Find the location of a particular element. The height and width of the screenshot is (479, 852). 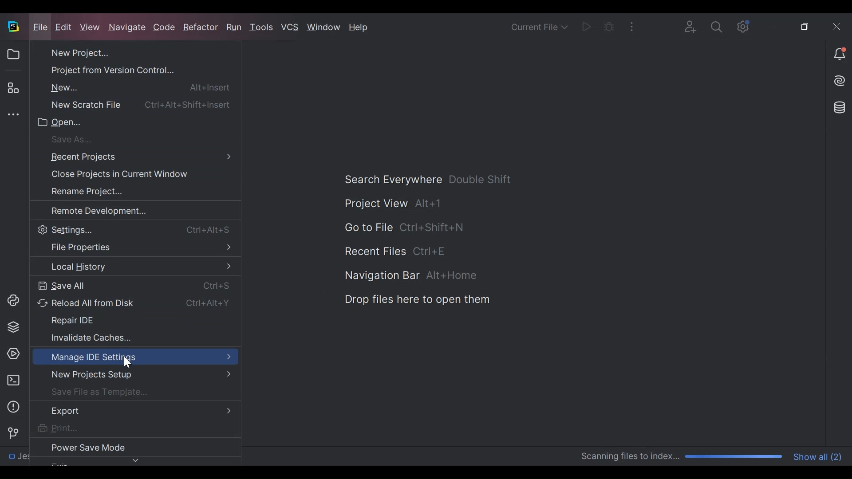

Remote Development is located at coordinates (122, 211).